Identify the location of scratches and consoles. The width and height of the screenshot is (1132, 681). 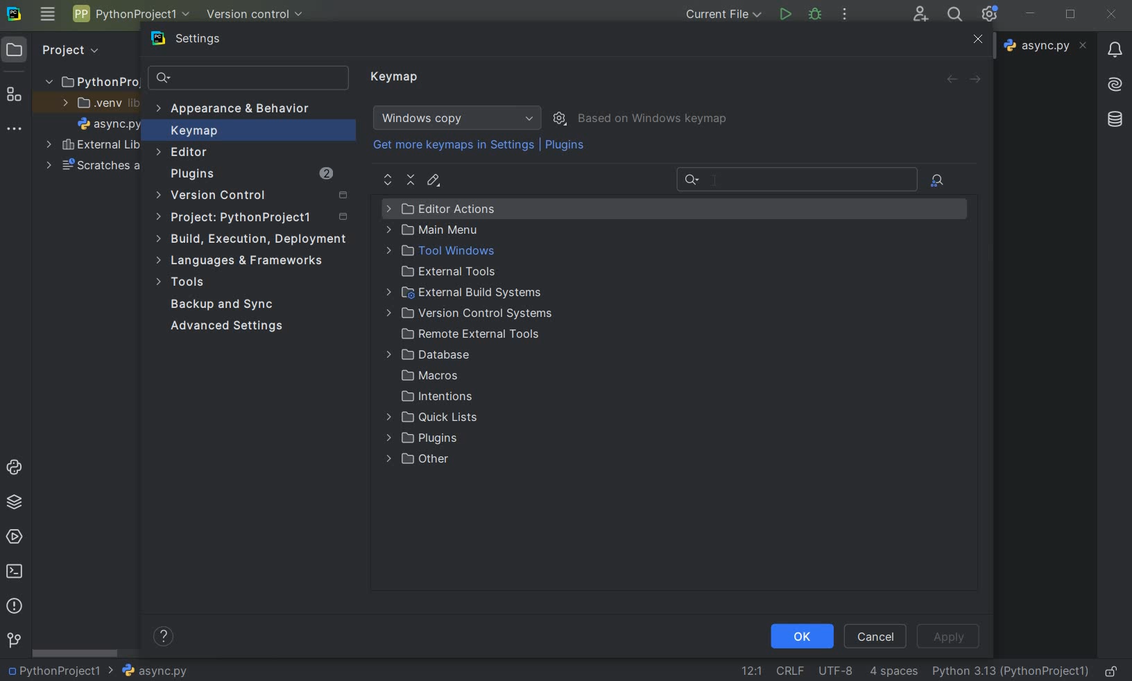
(93, 167).